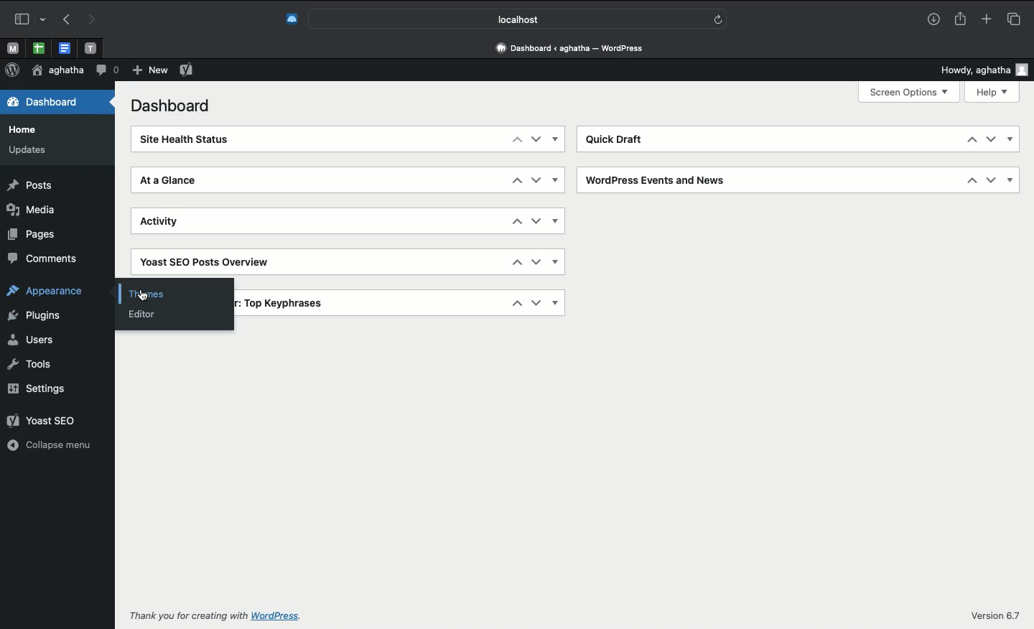 The height and width of the screenshot is (629, 1034). Describe the element at coordinates (45, 422) in the screenshot. I see `Yoast SEO` at that location.